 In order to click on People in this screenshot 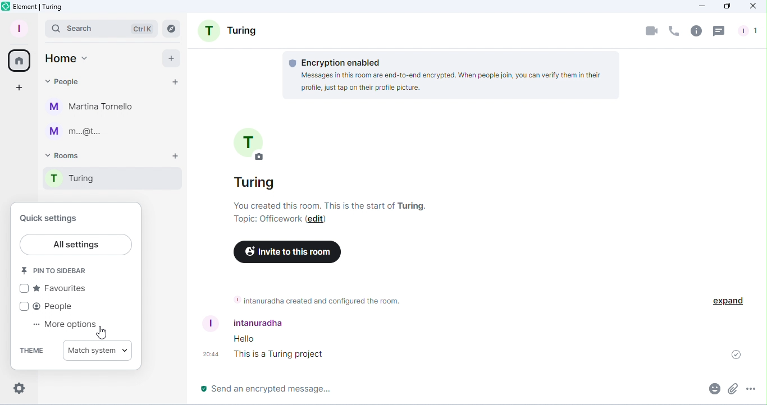, I will do `click(54, 307)`.